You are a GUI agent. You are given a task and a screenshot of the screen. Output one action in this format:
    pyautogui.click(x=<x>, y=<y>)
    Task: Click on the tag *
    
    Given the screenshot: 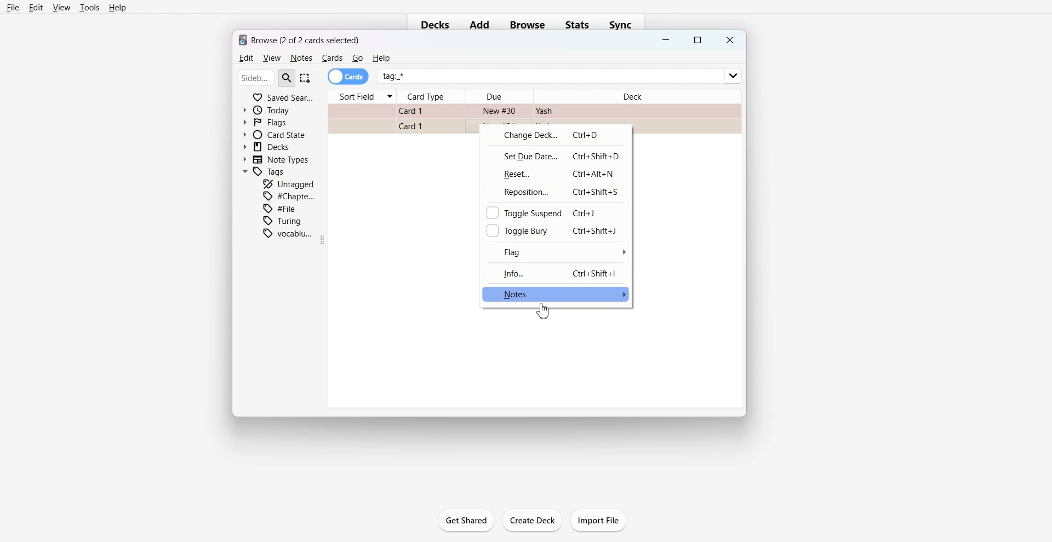 What is the action you would take?
    pyautogui.click(x=561, y=72)
    